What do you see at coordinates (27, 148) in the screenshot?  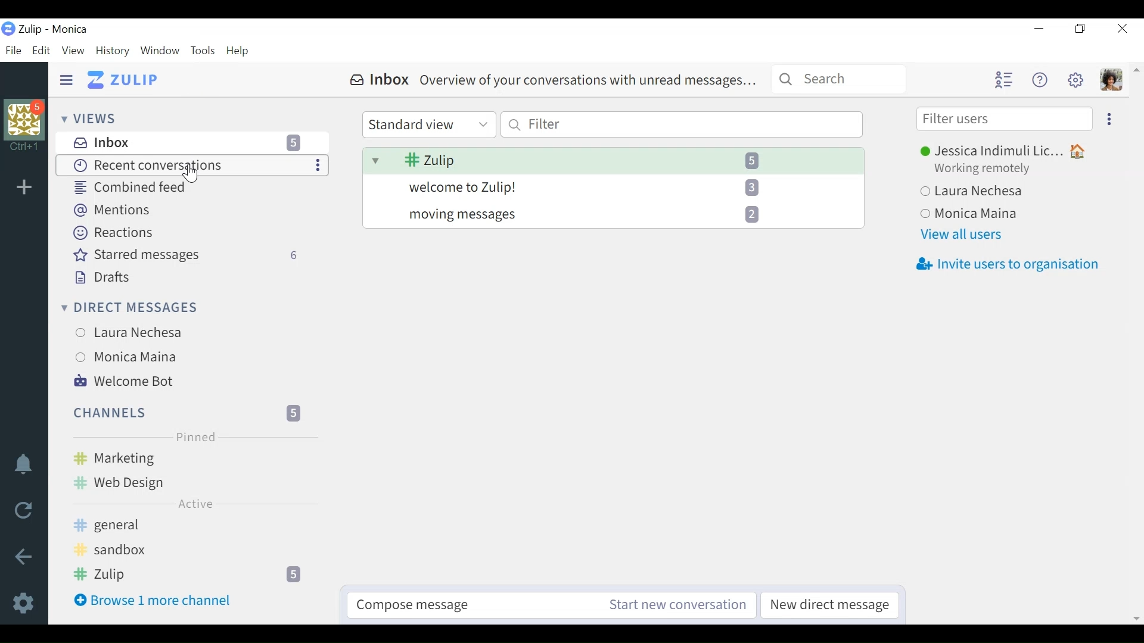 I see `shortcut information` at bounding box center [27, 148].